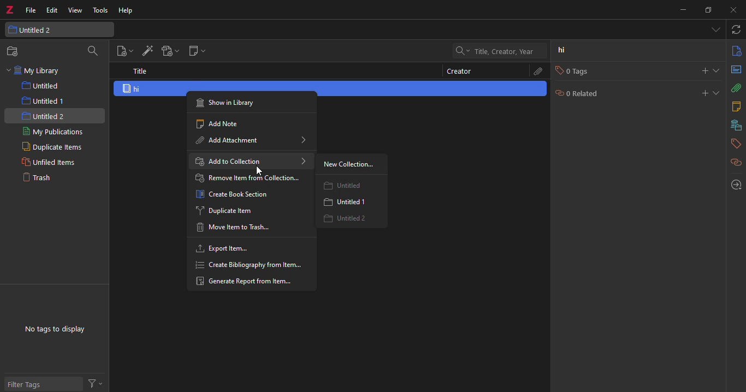  I want to click on 0 related, so click(578, 92).